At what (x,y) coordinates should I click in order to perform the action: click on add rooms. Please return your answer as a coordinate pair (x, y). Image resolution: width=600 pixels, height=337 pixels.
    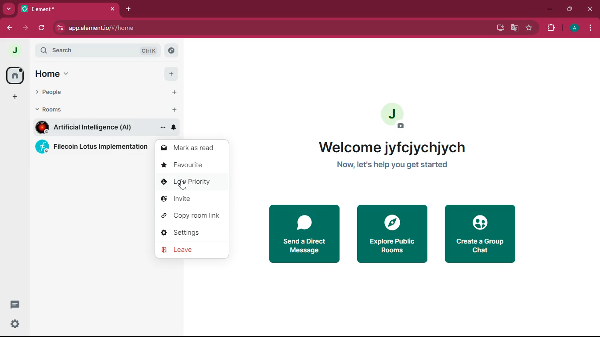
    Looking at the image, I should click on (176, 110).